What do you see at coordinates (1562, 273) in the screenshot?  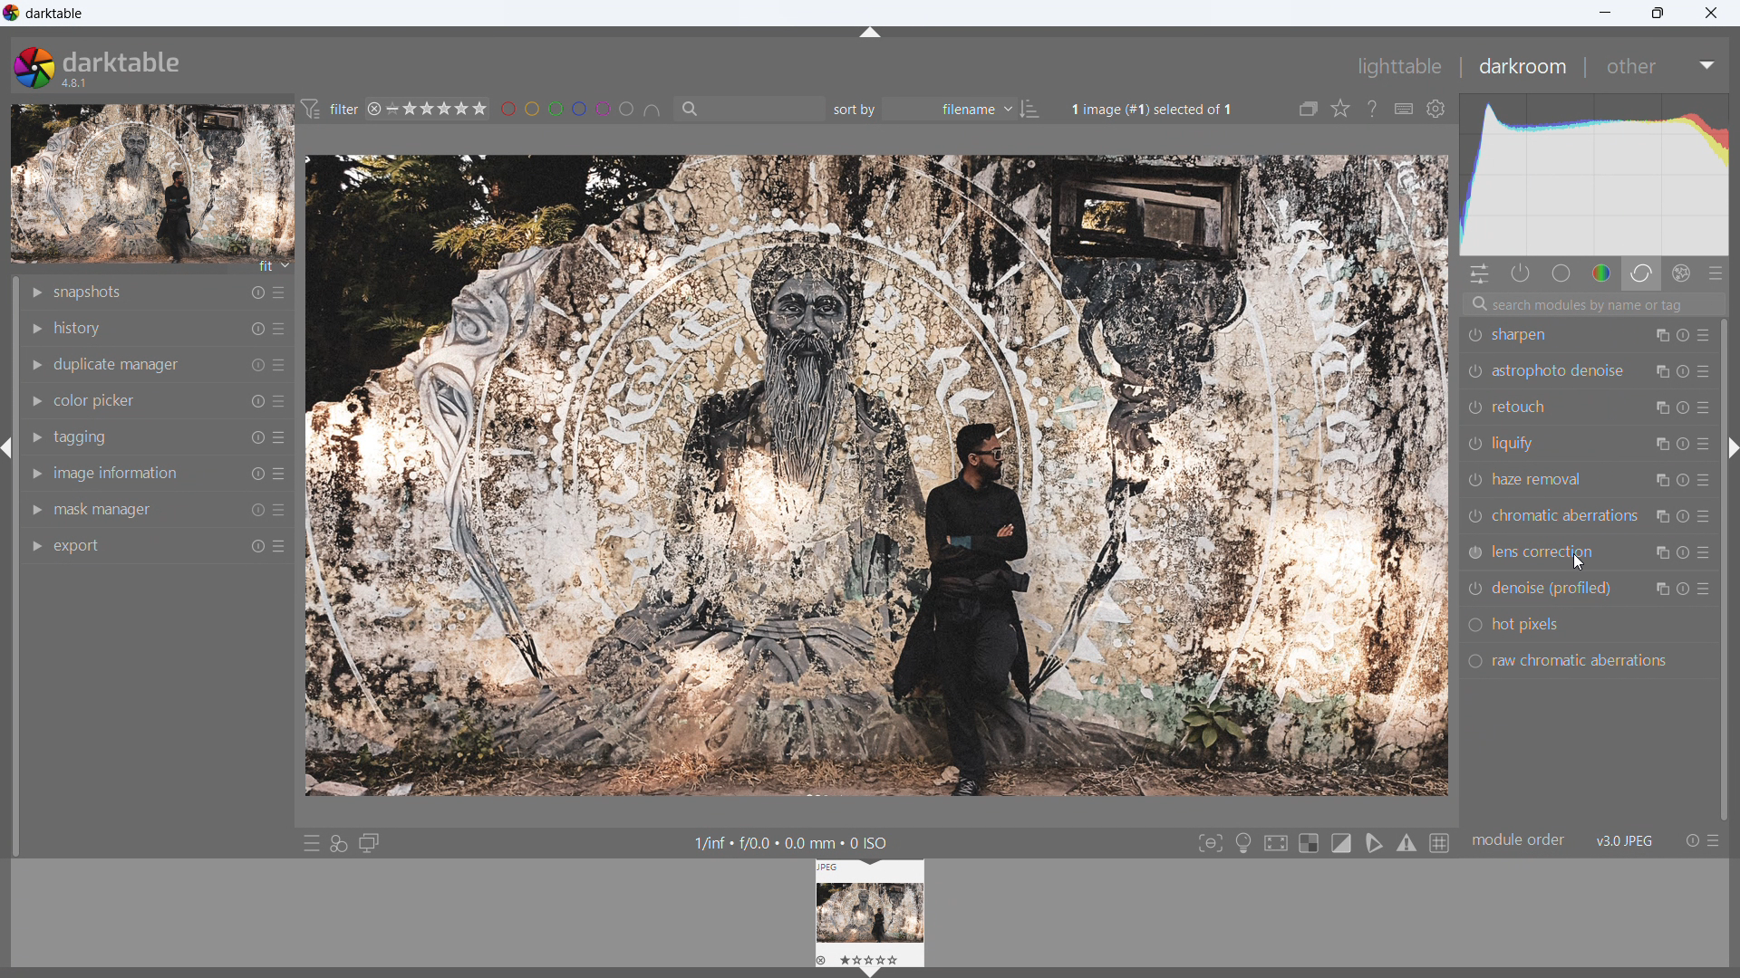 I see `base` at bounding box center [1562, 273].